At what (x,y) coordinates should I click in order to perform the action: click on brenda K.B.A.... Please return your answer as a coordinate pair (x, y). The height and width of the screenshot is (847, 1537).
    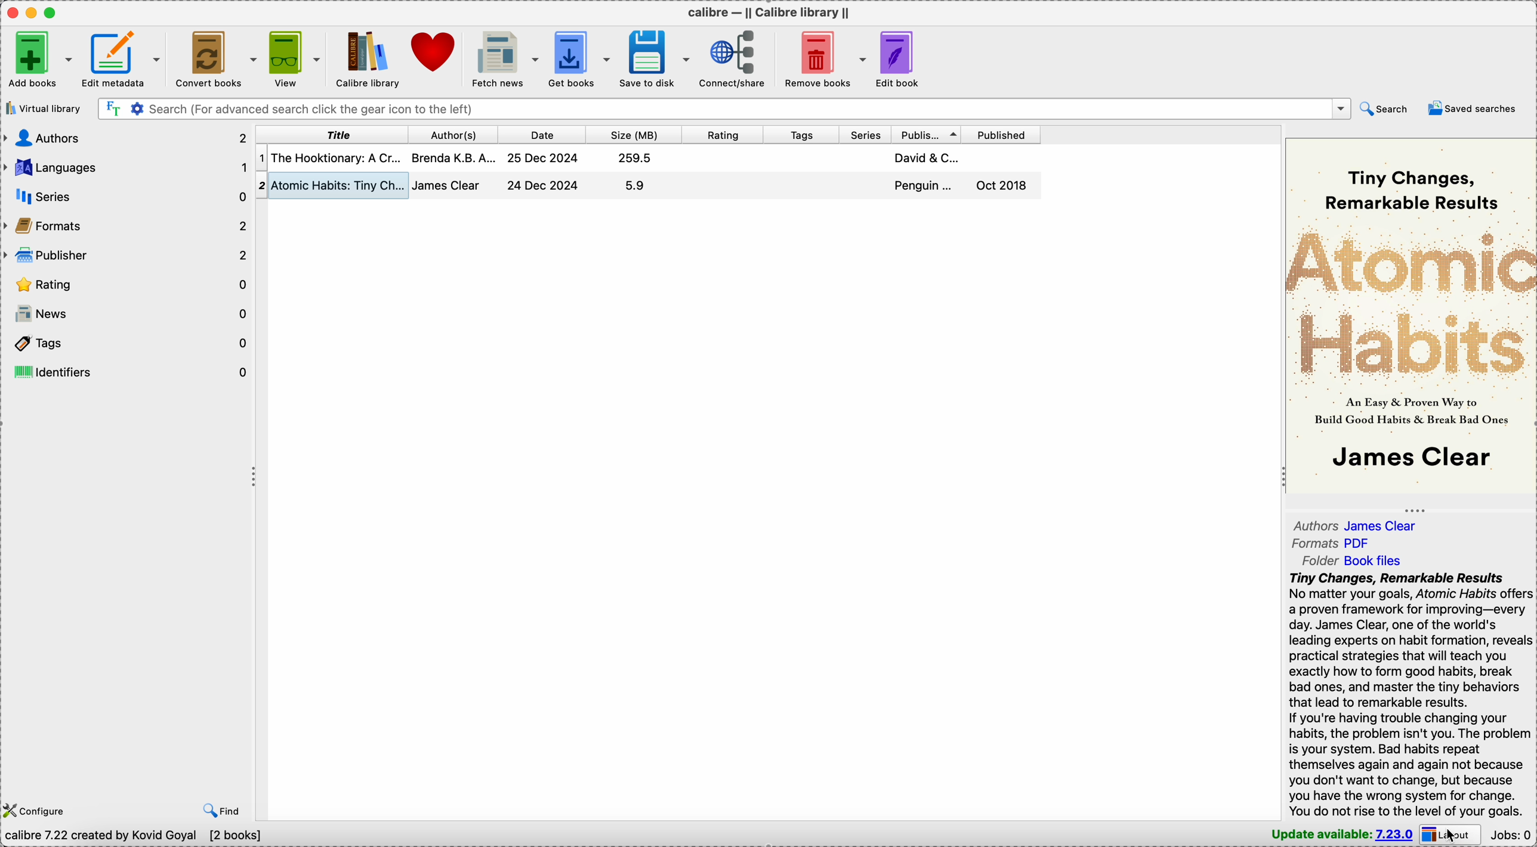
    Looking at the image, I should click on (453, 158).